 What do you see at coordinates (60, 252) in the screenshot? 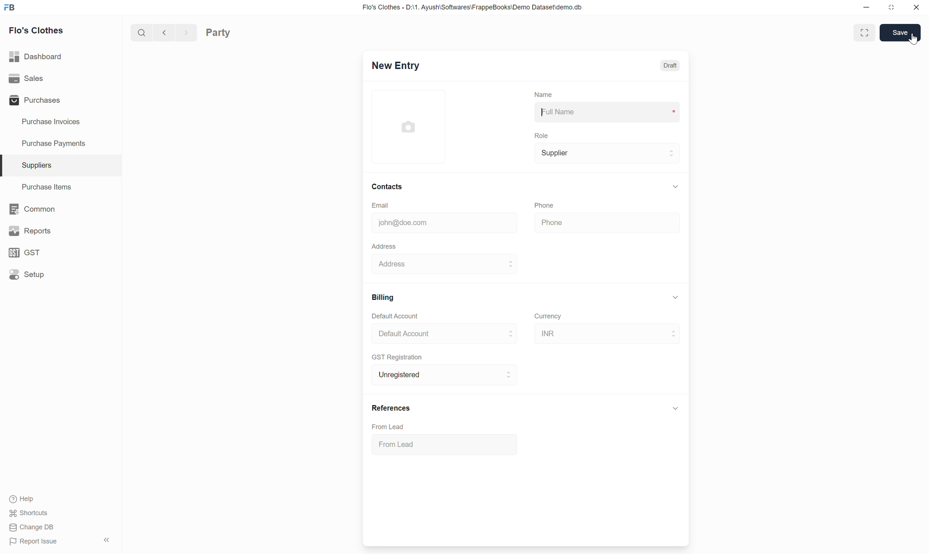
I see `GST` at bounding box center [60, 252].